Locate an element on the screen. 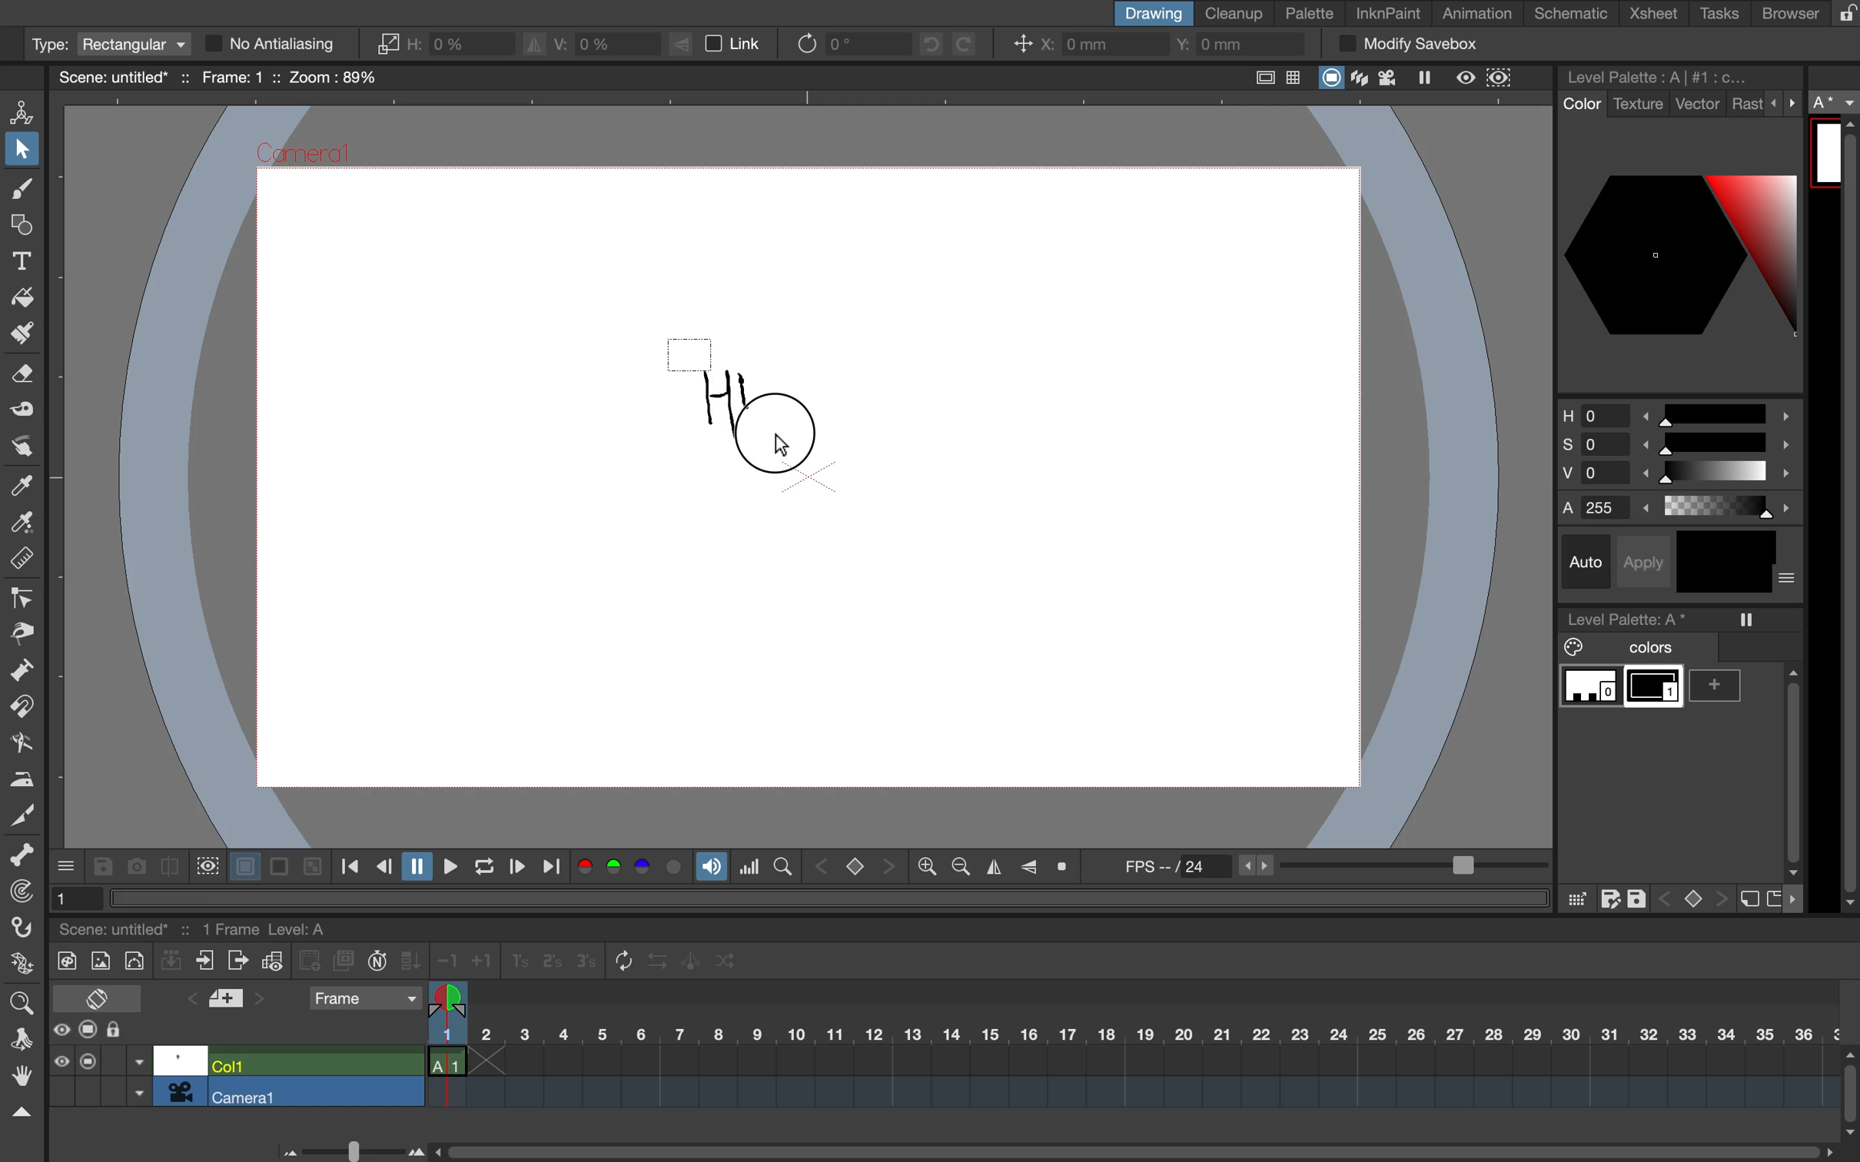 The height and width of the screenshot is (1162, 1860). duplicate drawing is located at coordinates (344, 961).